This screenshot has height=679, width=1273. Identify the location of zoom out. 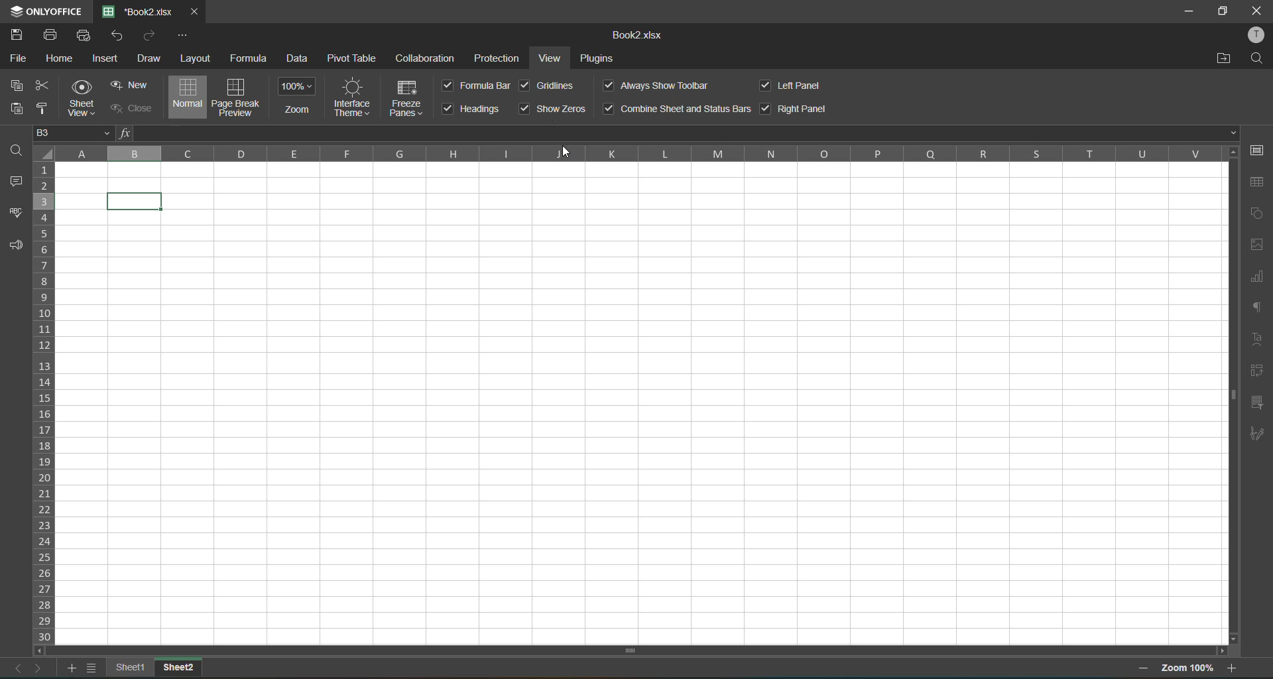
(1144, 669).